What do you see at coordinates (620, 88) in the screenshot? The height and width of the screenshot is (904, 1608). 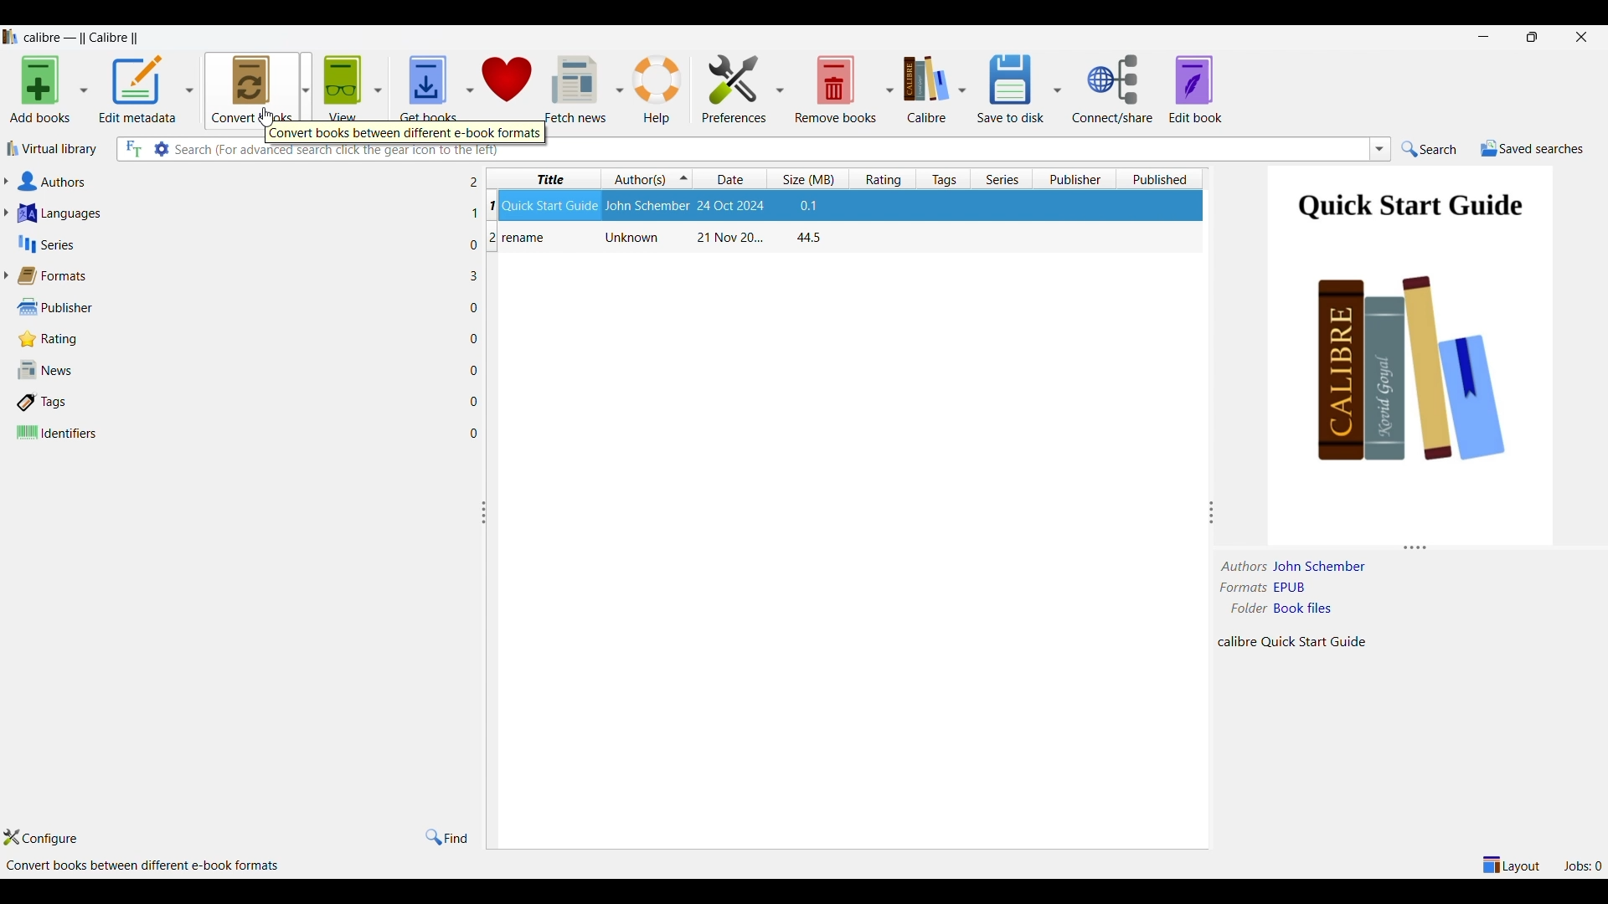 I see `Fetch news options` at bounding box center [620, 88].